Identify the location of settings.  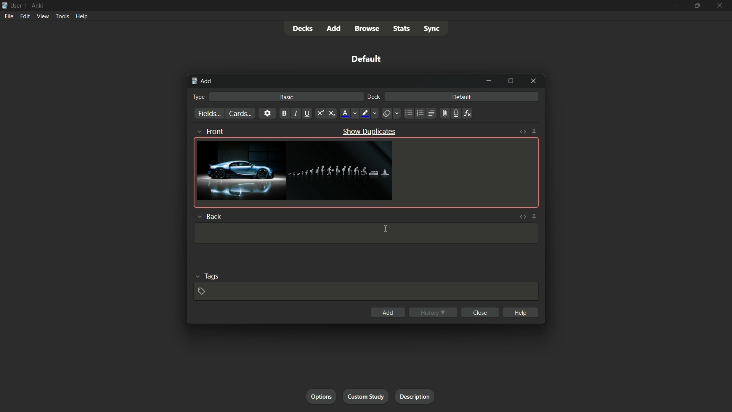
(267, 113).